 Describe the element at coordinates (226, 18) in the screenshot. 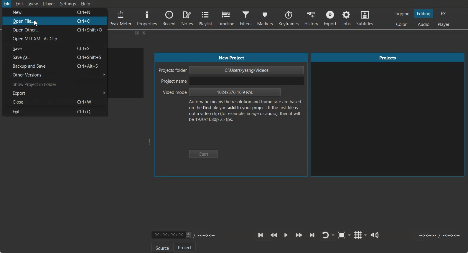

I see `Timeline` at that location.